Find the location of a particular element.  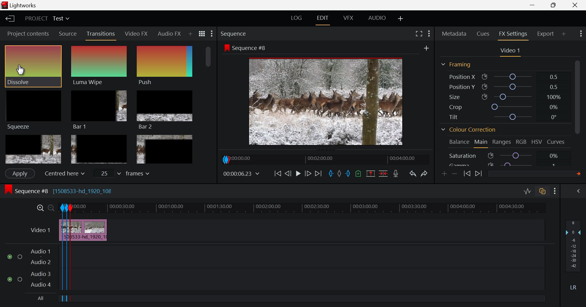

Audio Layers Input is located at coordinates (33, 269).